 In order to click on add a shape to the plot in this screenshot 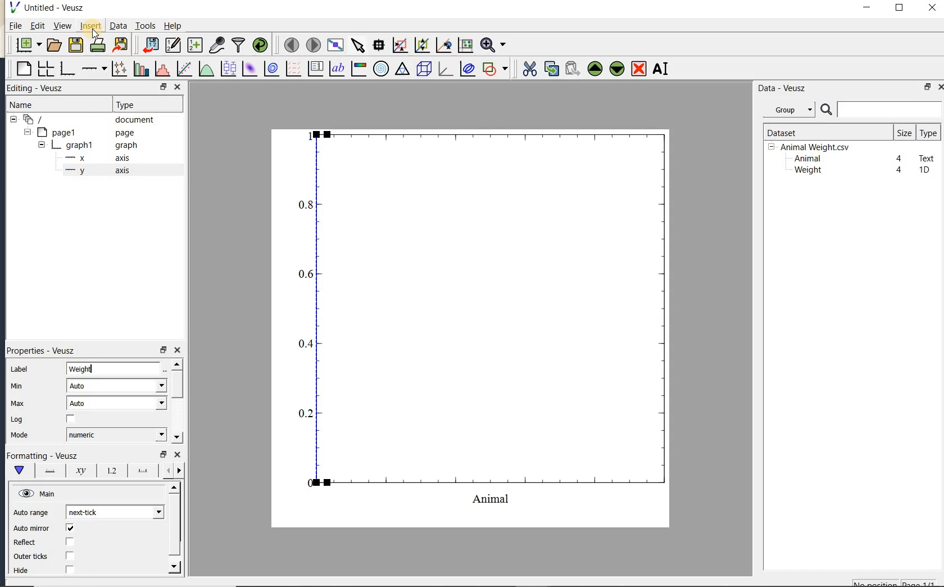, I will do `click(494, 69)`.